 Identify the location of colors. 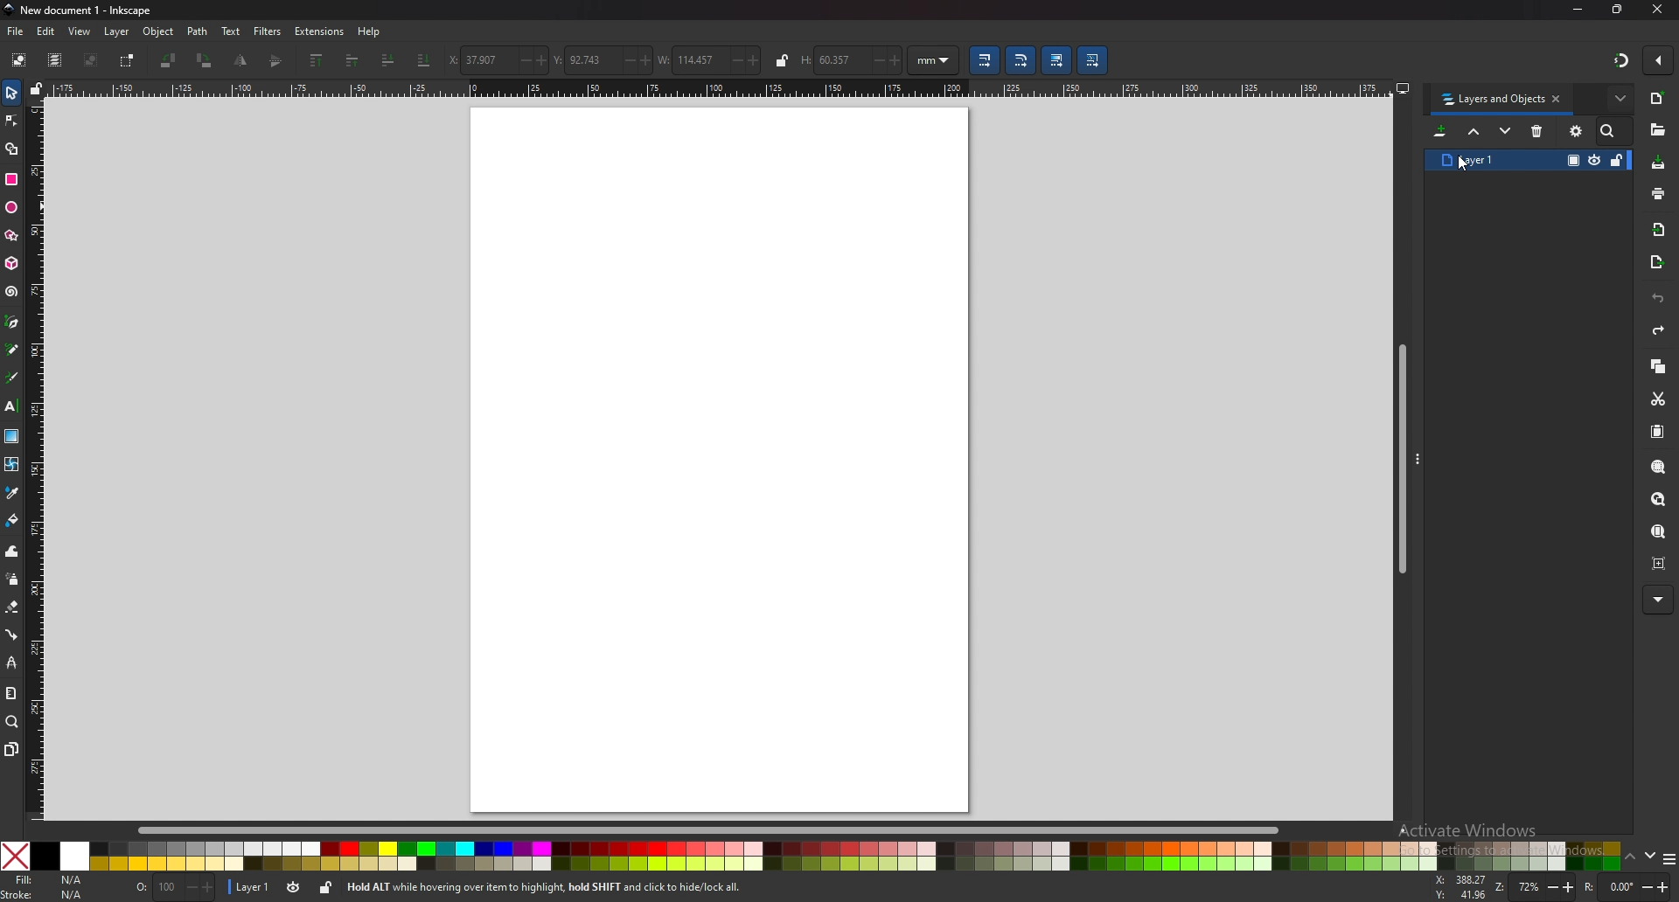
(855, 857).